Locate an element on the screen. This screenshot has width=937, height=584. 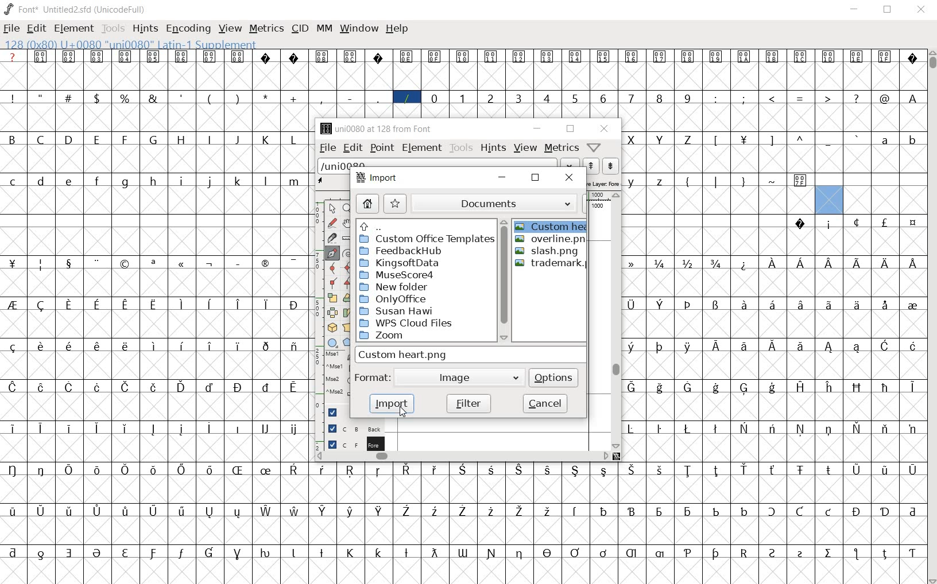
glyph is located at coordinates (41, 555).